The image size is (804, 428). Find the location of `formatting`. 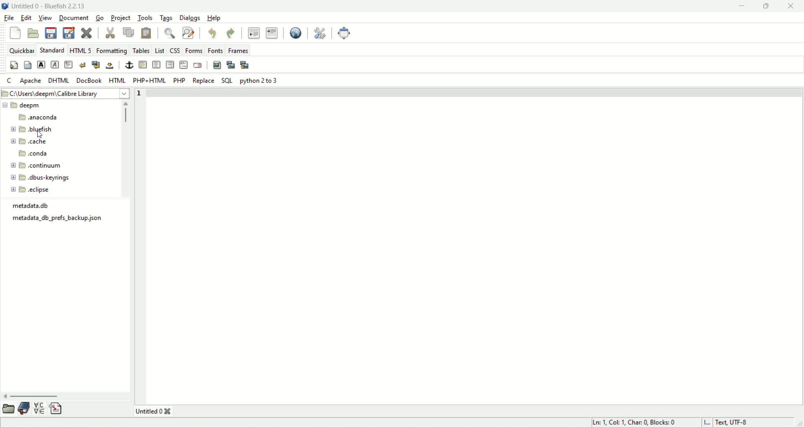

formatting is located at coordinates (112, 51).